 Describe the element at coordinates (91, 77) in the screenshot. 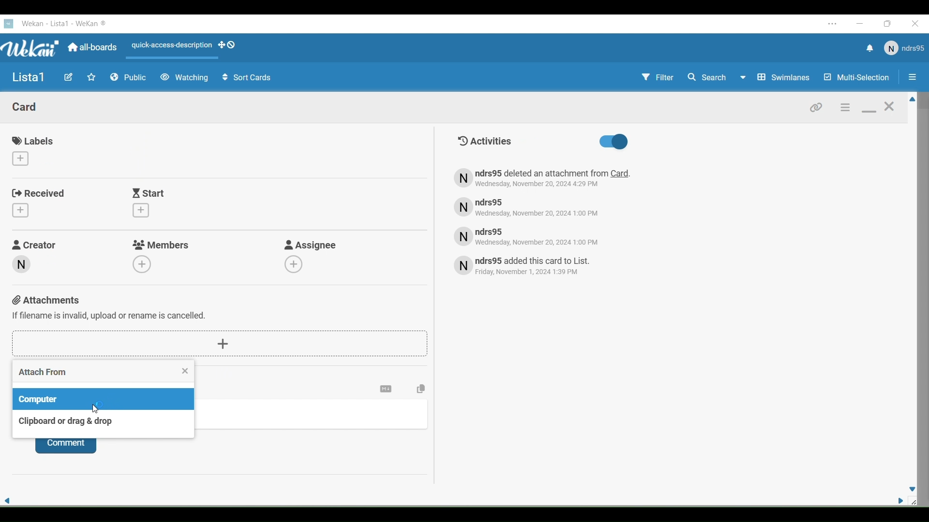

I see `Favorites` at that location.